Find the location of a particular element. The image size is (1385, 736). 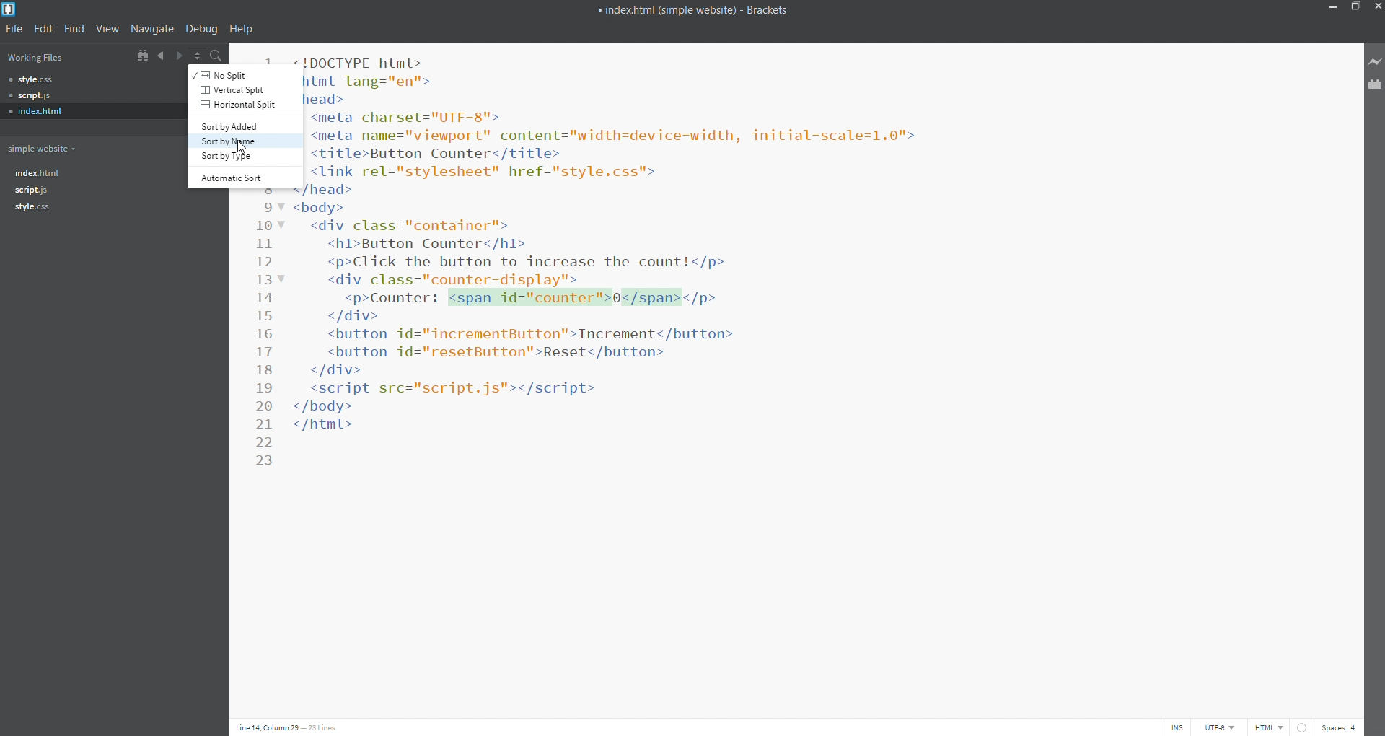

script.js is located at coordinates (75, 193).